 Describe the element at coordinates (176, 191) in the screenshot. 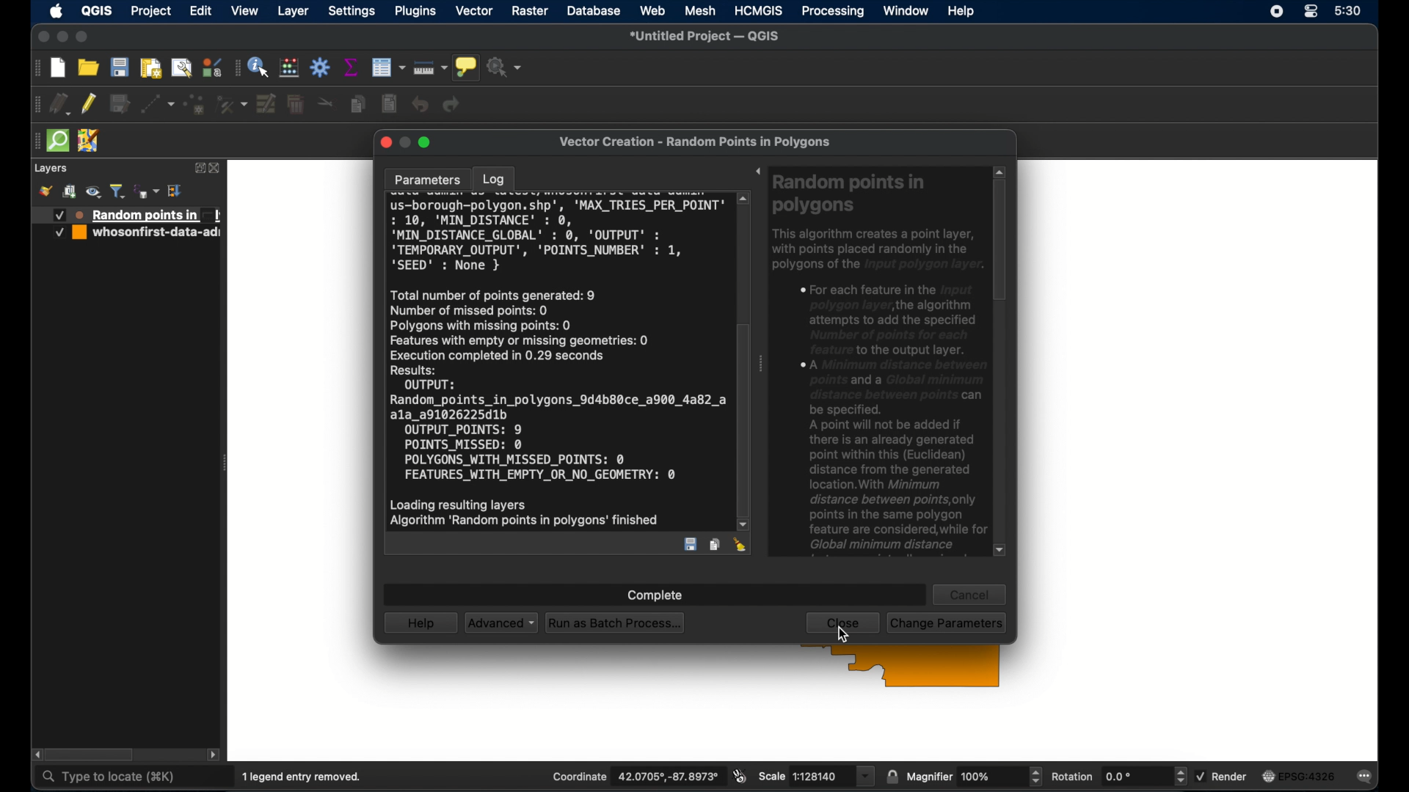

I see `expand all` at that location.